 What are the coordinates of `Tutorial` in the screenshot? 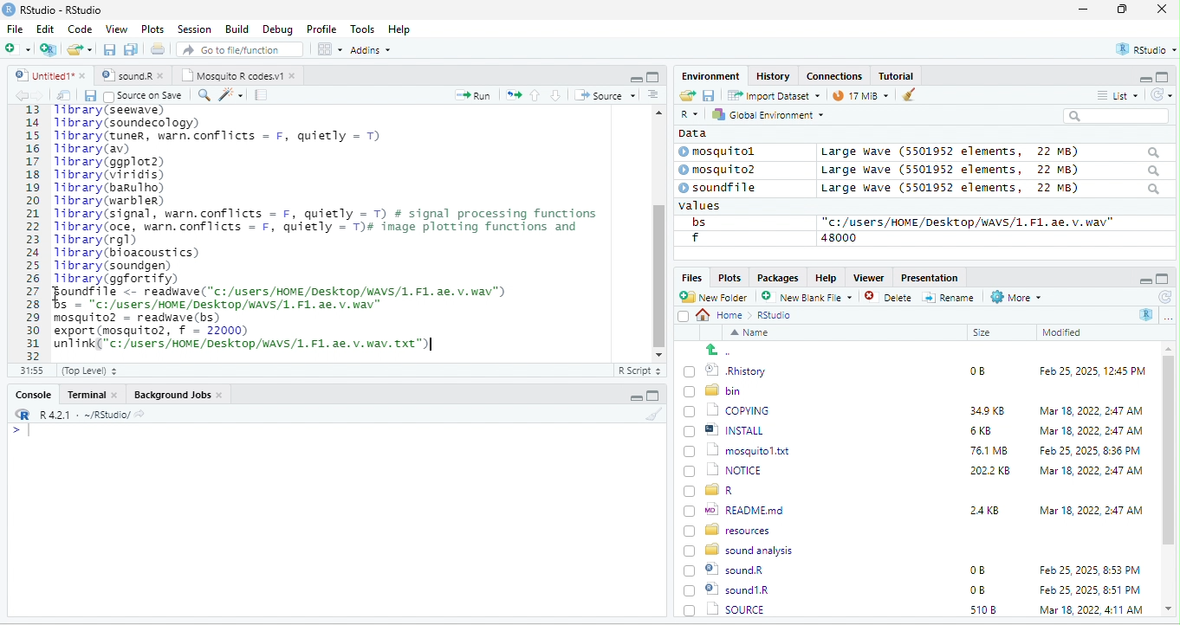 It's located at (898, 75).